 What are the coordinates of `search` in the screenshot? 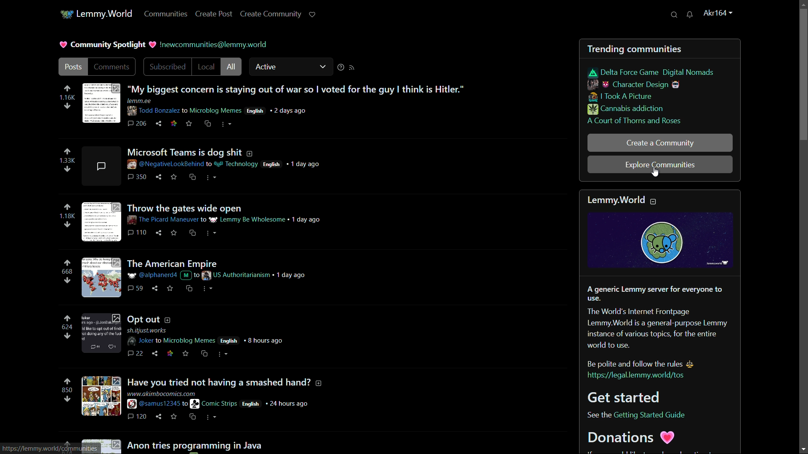 It's located at (675, 15).